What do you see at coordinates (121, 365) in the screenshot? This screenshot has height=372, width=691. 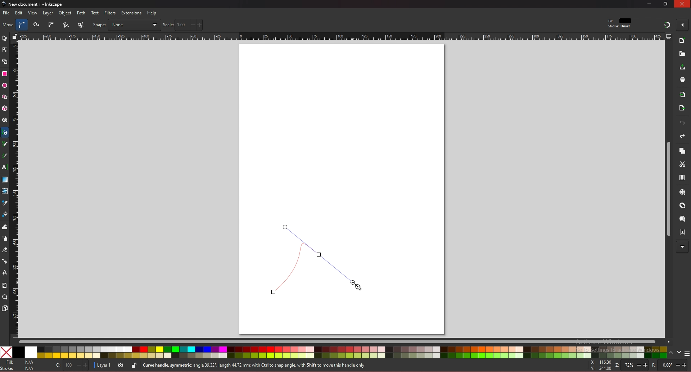 I see `toggle visibility` at bounding box center [121, 365].